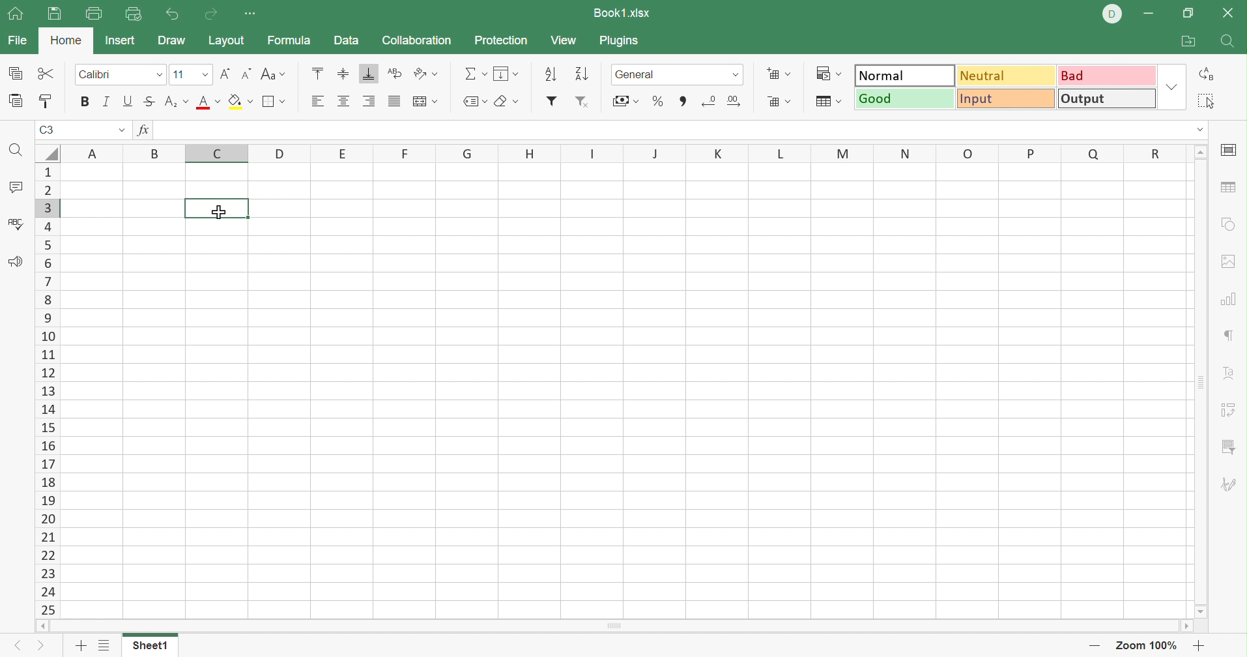 This screenshot has width=1247, height=657. What do you see at coordinates (244, 74) in the screenshot?
I see `Decrement font size` at bounding box center [244, 74].